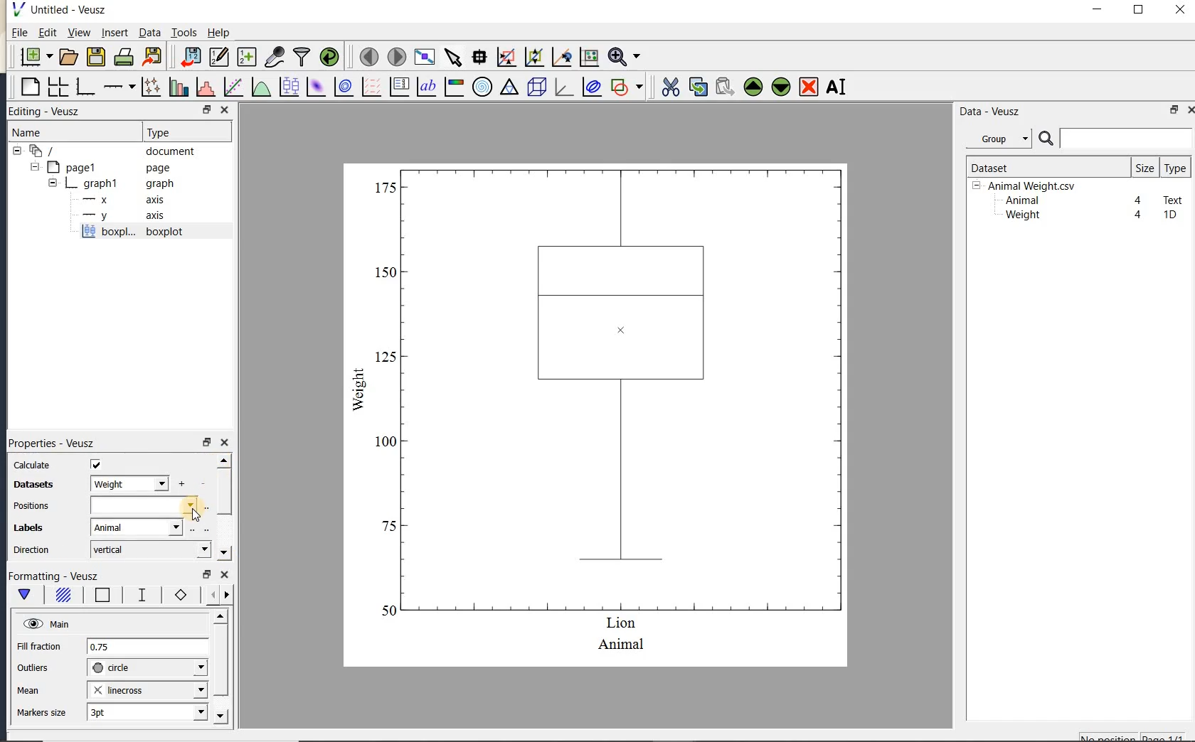 The height and width of the screenshot is (742, 1195). Describe the element at coordinates (395, 55) in the screenshot. I see `move to the next page` at that location.